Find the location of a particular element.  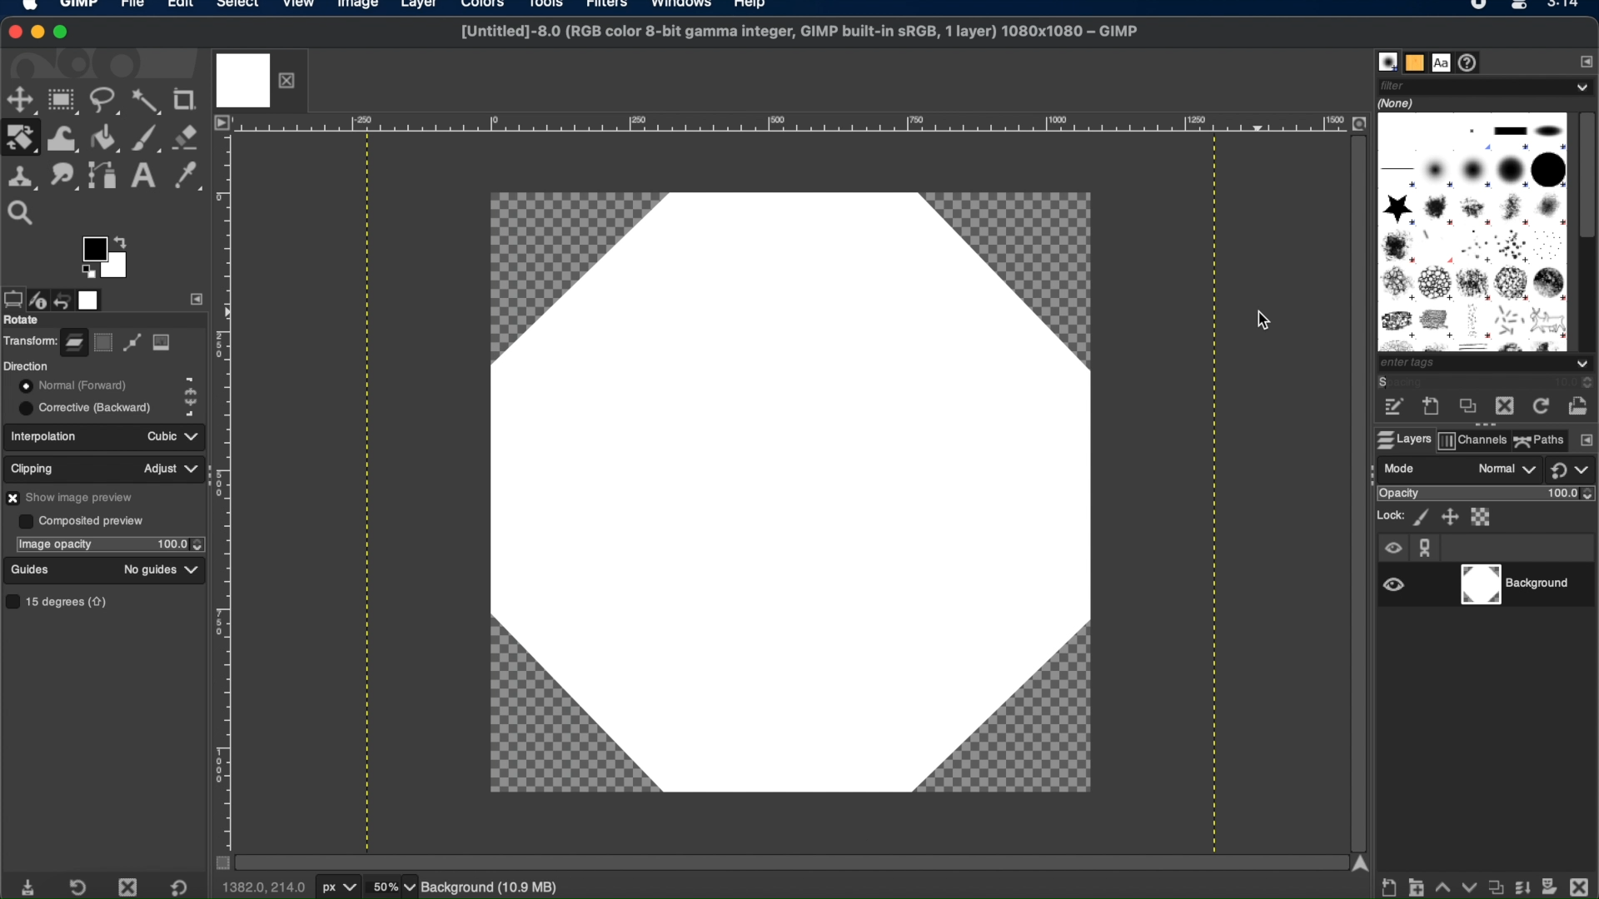

none is located at coordinates (1399, 102).